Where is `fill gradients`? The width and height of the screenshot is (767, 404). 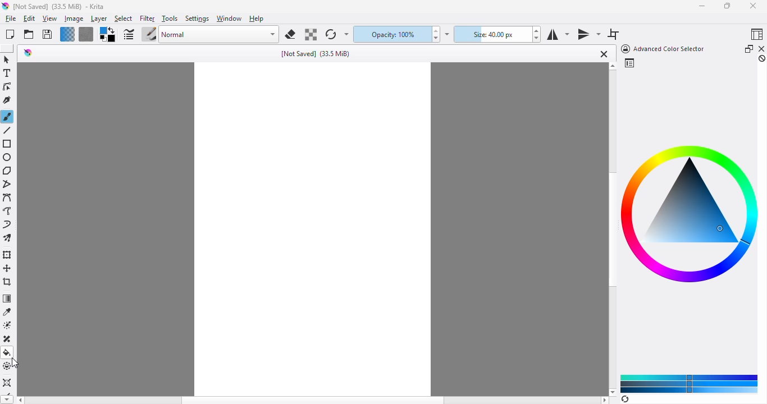
fill gradients is located at coordinates (67, 34).